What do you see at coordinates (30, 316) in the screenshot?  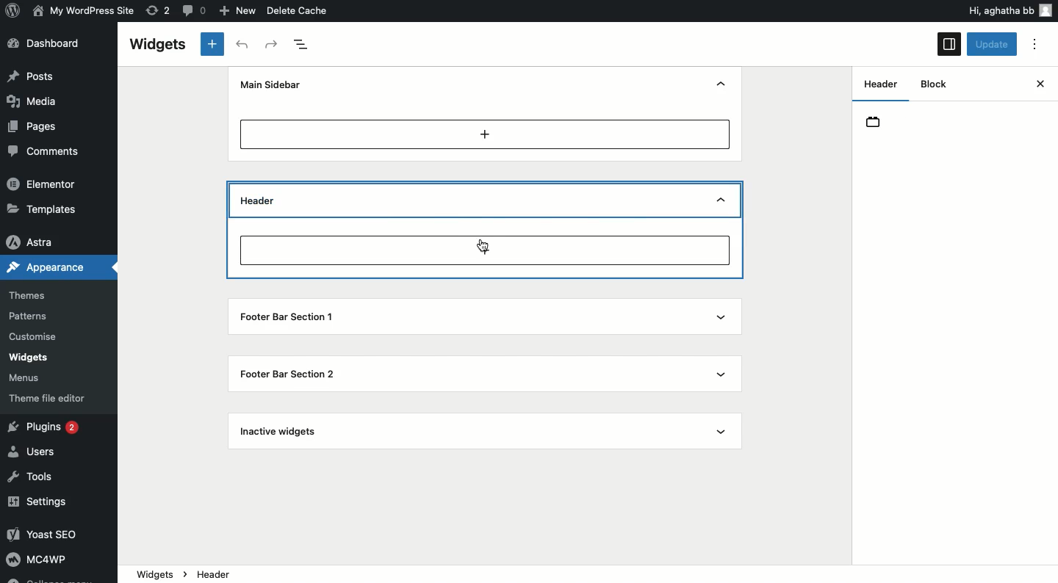 I see `Patterns` at bounding box center [30, 316].